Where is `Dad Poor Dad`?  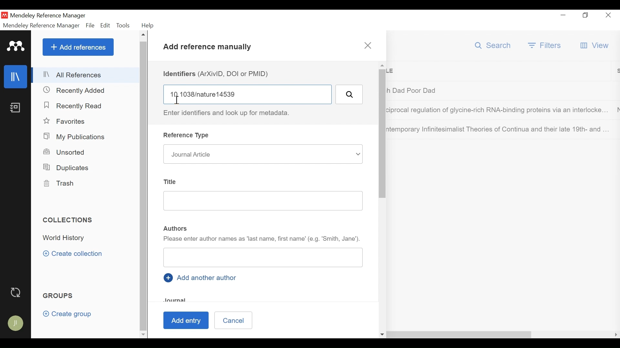
Dad Poor Dad is located at coordinates (499, 90).